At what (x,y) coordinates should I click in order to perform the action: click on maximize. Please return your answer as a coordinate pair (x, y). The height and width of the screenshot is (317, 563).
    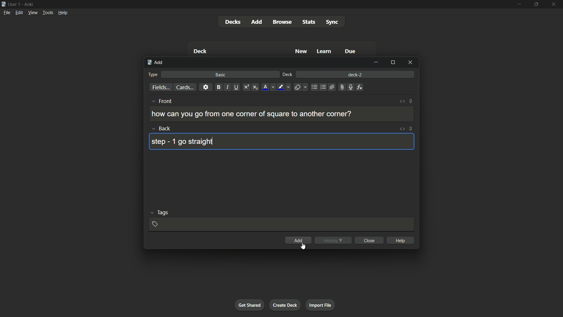
    Looking at the image, I should click on (536, 4).